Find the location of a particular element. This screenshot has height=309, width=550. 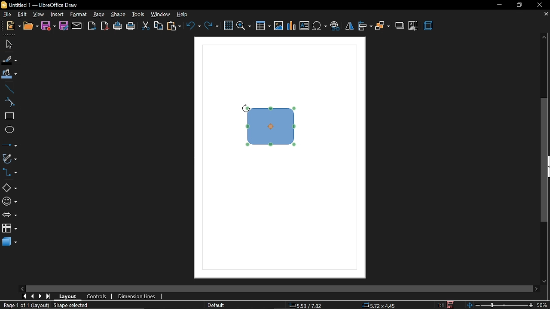

5.72x4.45 is located at coordinates (380, 306).